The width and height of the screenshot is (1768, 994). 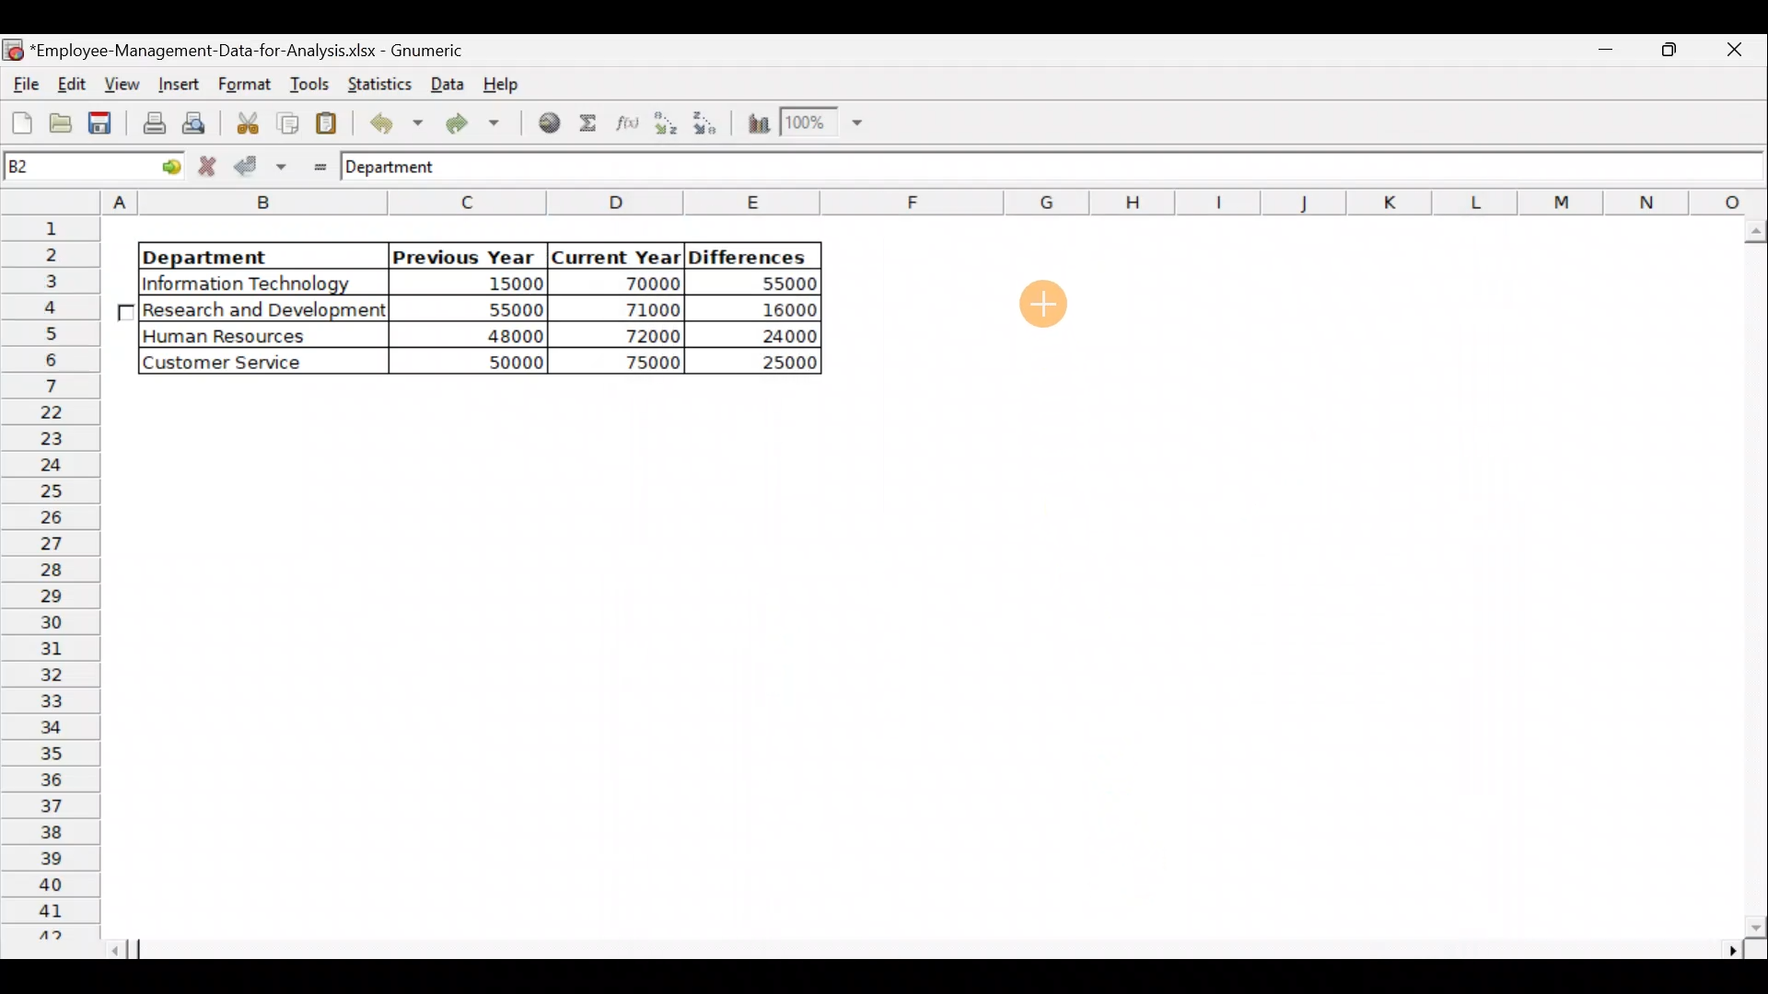 What do you see at coordinates (780, 284) in the screenshot?
I see `55000` at bounding box center [780, 284].